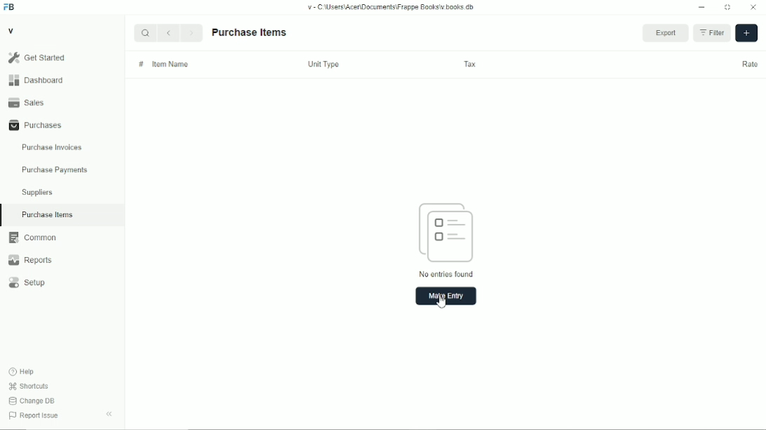  I want to click on cursor, so click(441, 301).